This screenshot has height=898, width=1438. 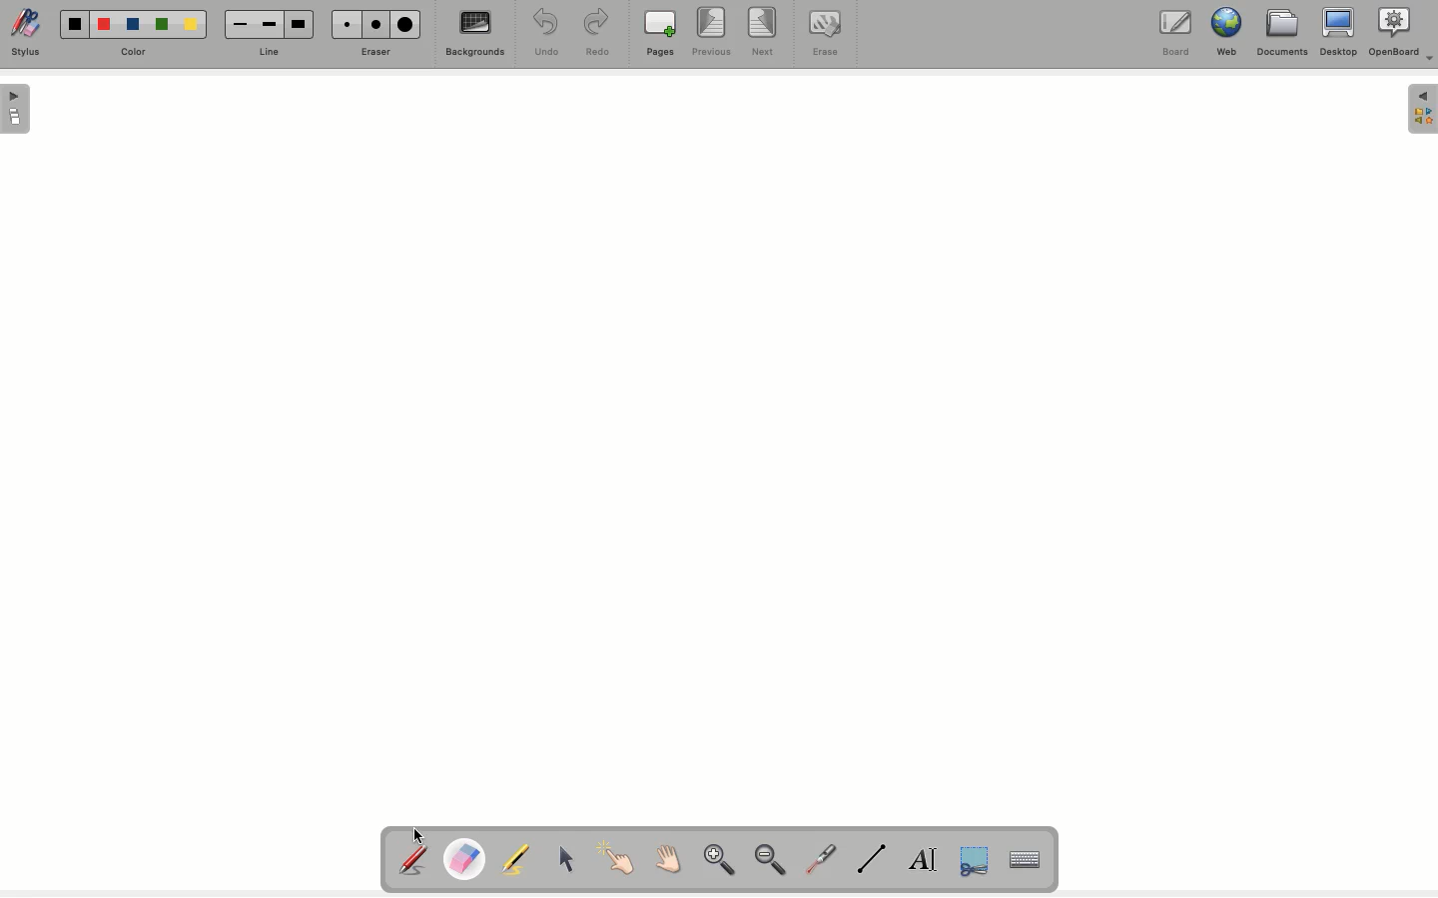 What do you see at coordinates (467, 858) in the screenshot?
I see `Eraser` at bounding box center [467, 858].